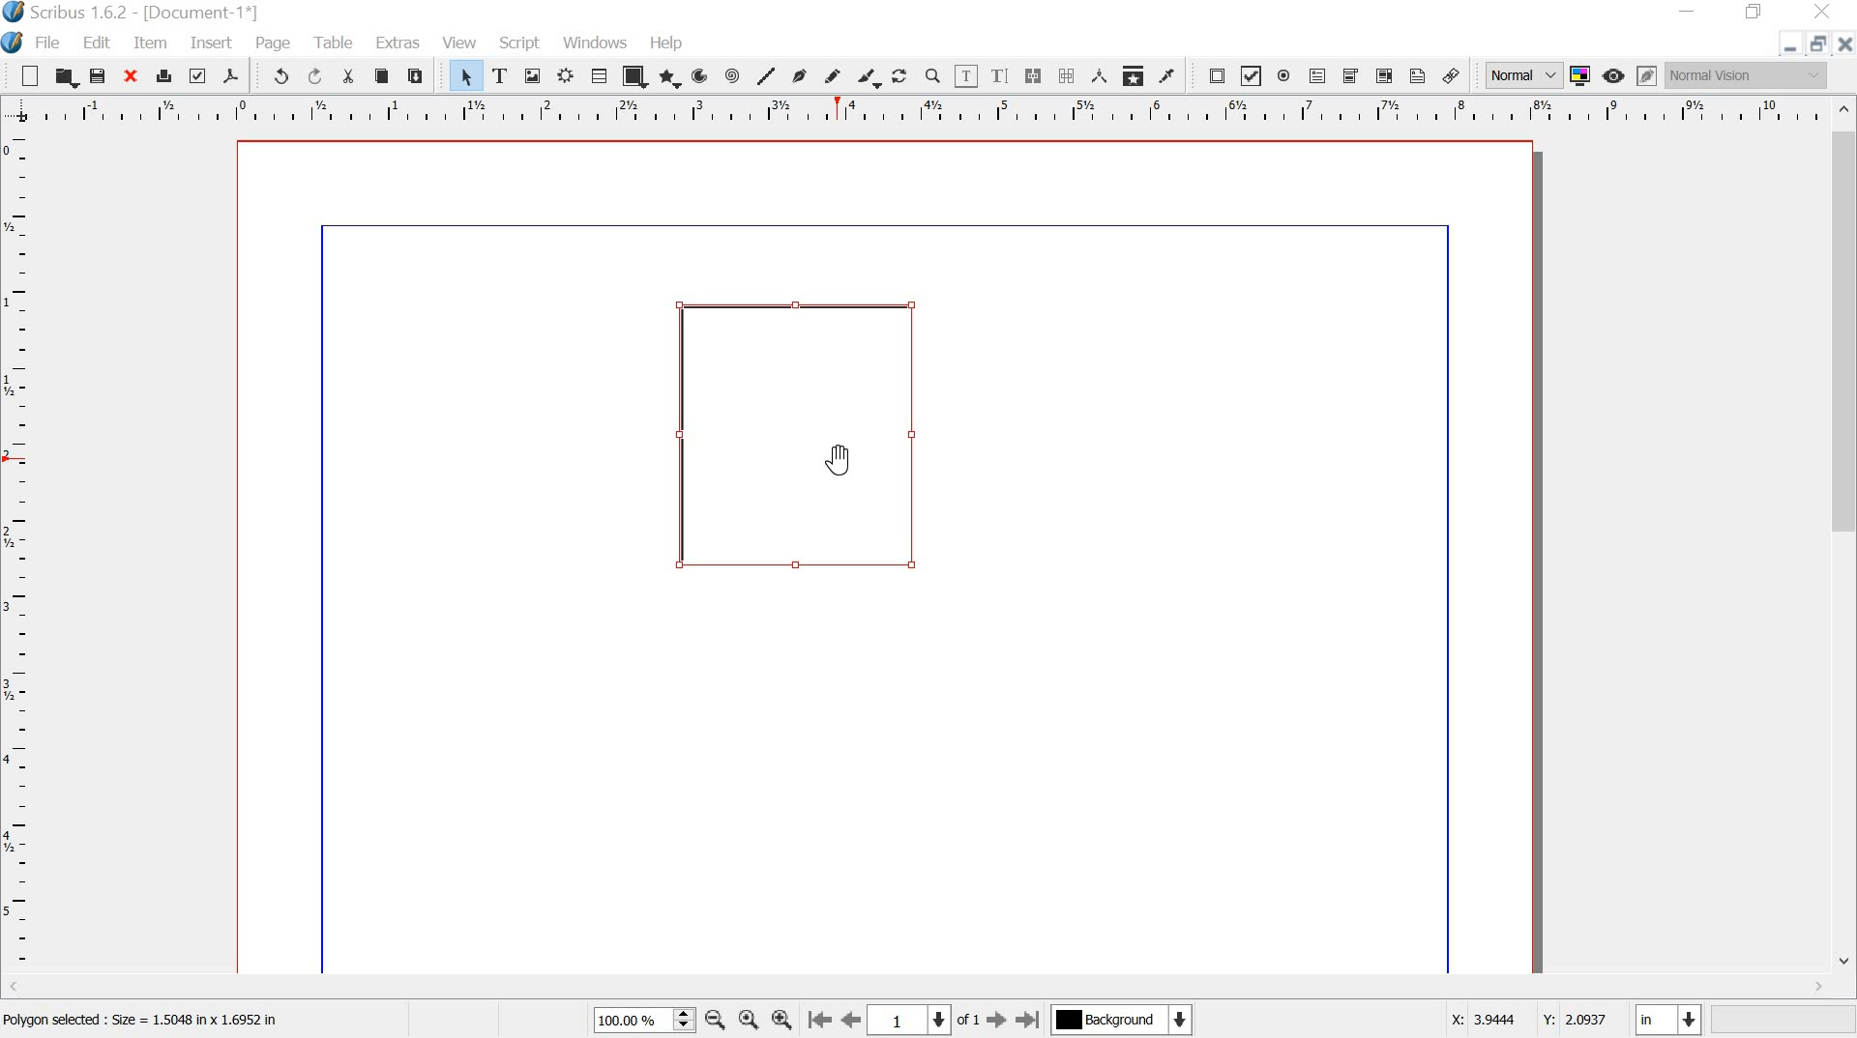  I want to click on X: 3.9444 Y: 2.0937, so click(1530, 1023).